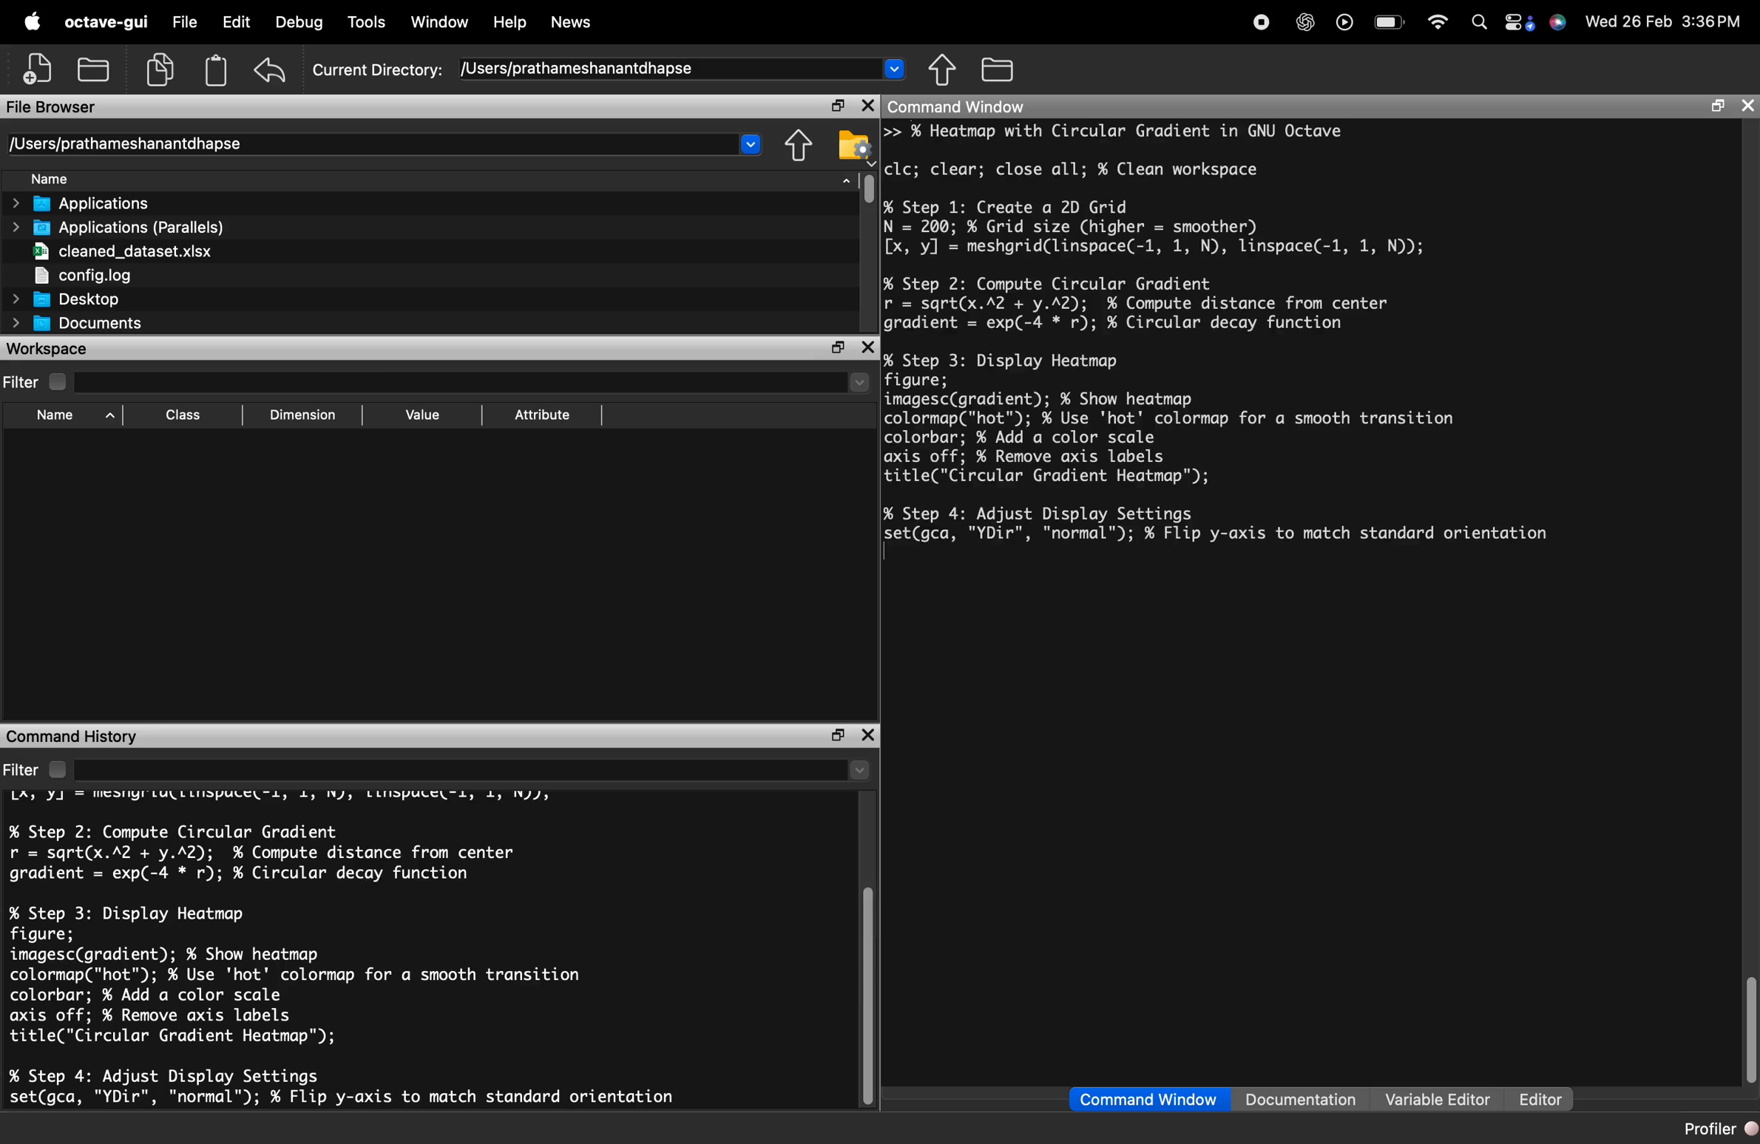 Image resolution: width=1760 pixels, height=1144 pixels. What do you see at coordinates (1560, 22) in the screenshot?
I see `Siri` at bounding box center [1560, 22].